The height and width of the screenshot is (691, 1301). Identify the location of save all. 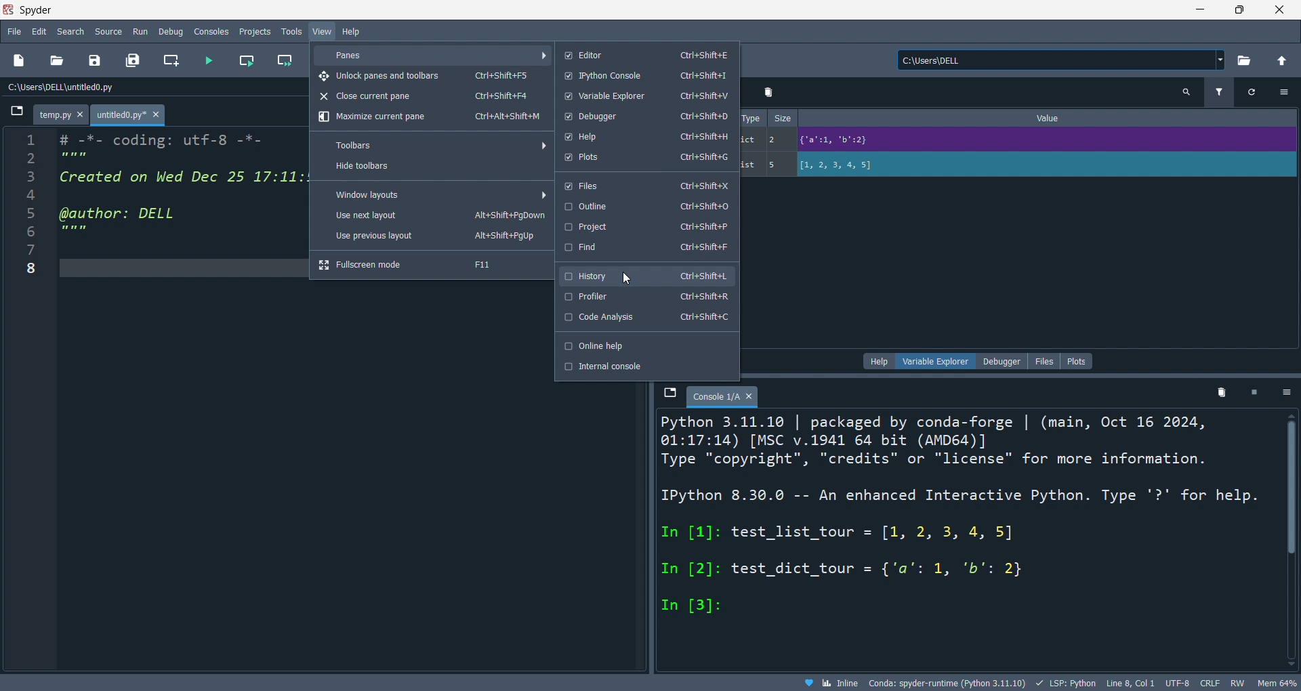
(133, 61).